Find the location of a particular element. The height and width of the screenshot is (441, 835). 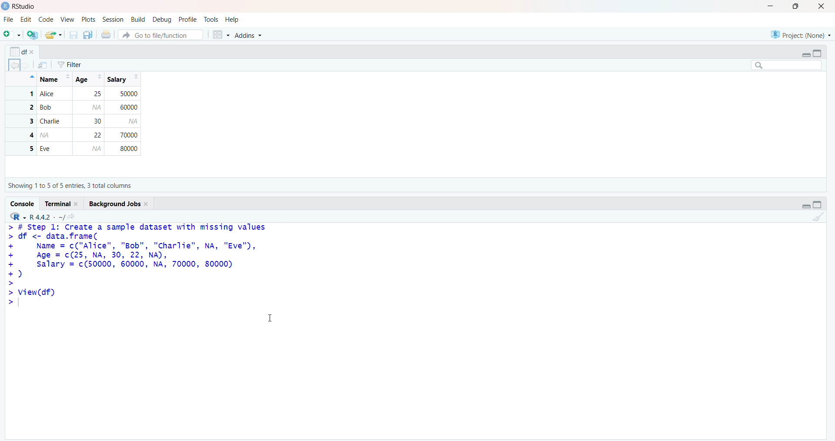

Session is located at coordinates (113, 20).